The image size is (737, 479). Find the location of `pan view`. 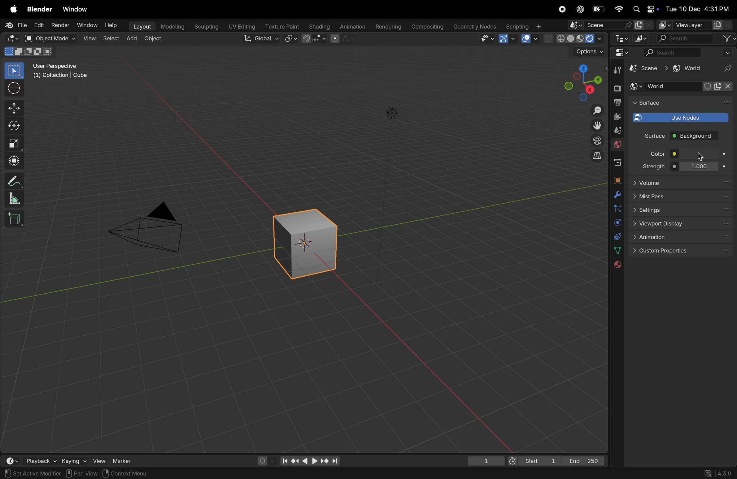

pan view is located at coordinates (19, 473).